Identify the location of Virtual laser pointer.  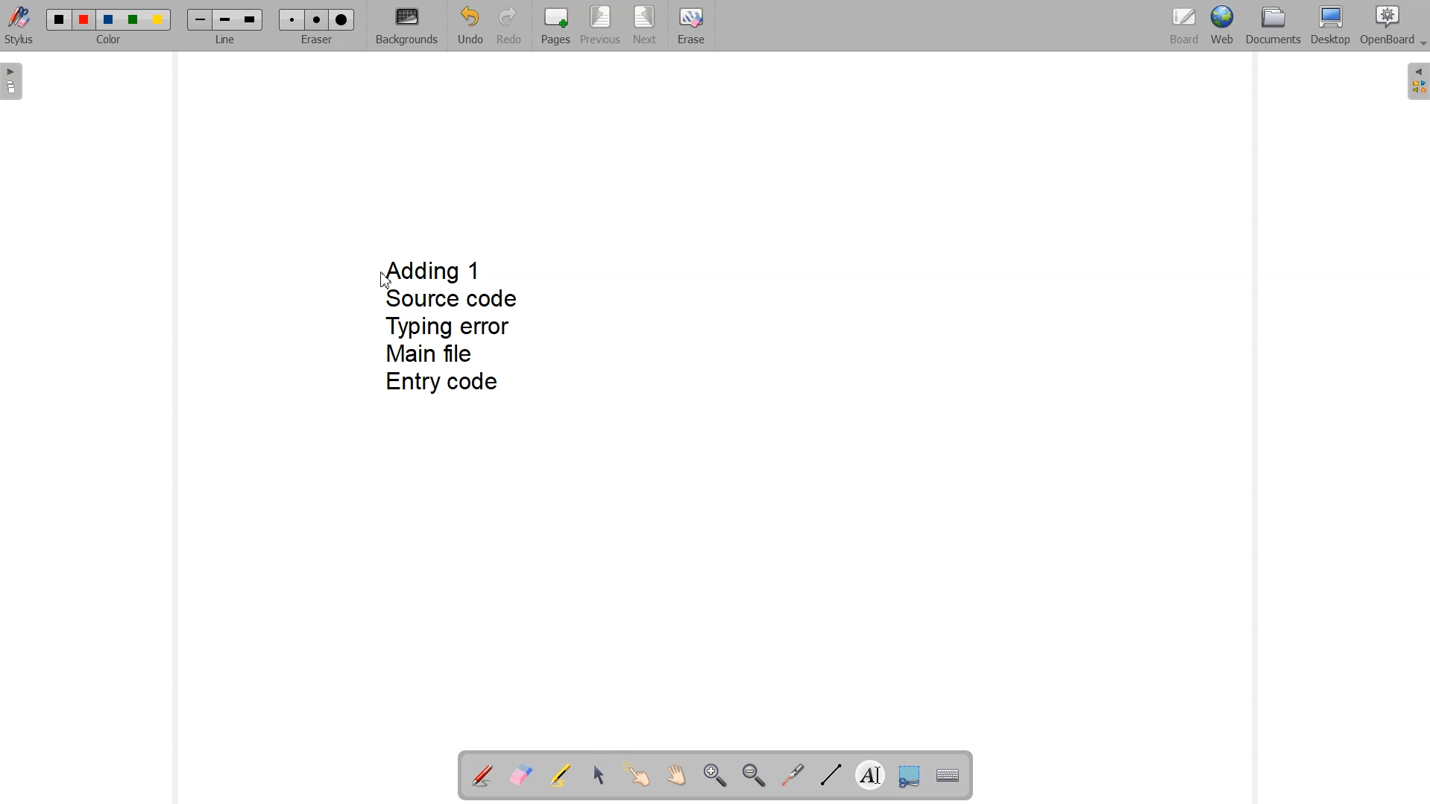
(793, 775).